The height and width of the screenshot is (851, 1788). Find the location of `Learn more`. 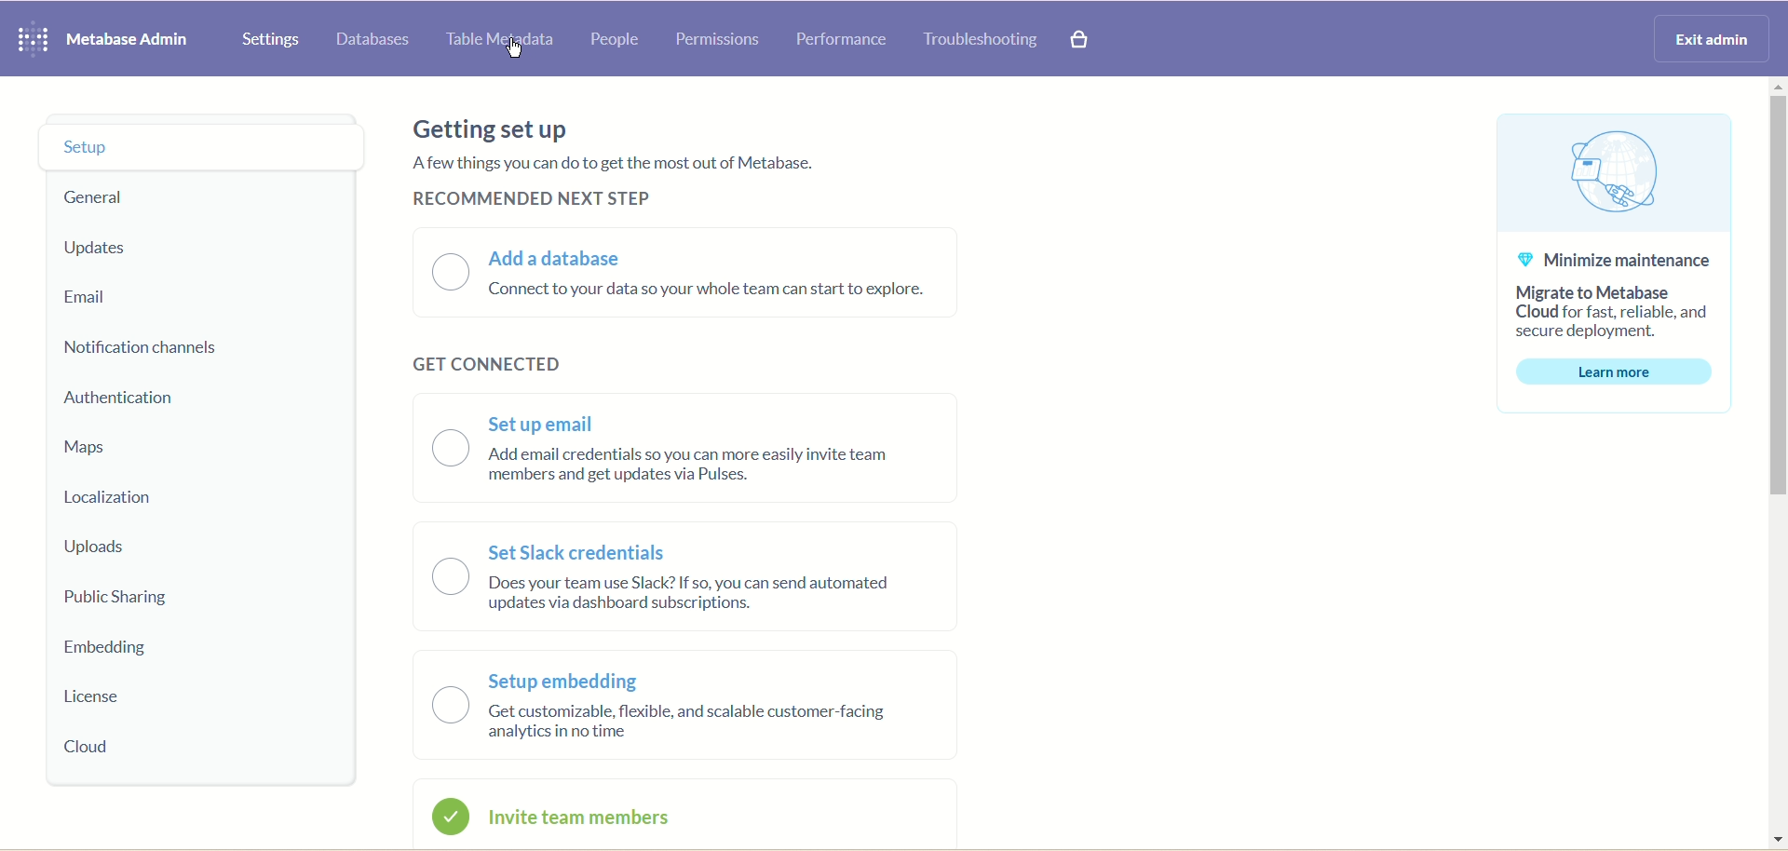

Learn more is located at coordinates (1618, 372).